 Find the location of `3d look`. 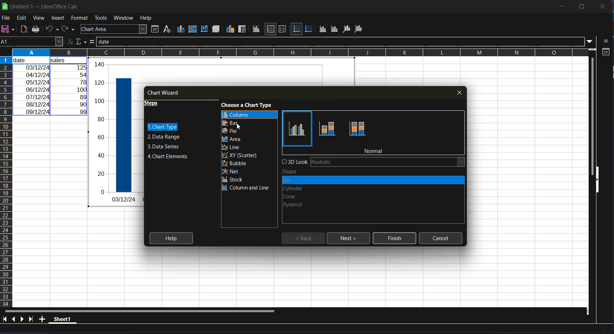

3d look is located at coordinates (374, 161).